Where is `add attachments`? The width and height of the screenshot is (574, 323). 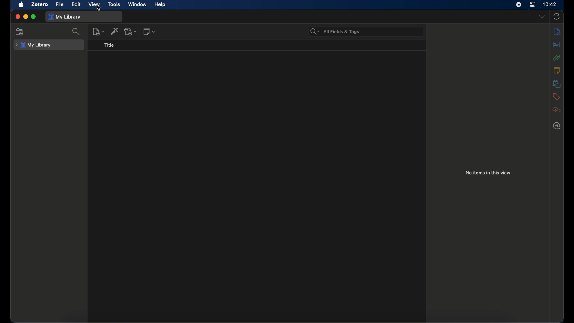
add attachments is located at coordinates (131, 31).